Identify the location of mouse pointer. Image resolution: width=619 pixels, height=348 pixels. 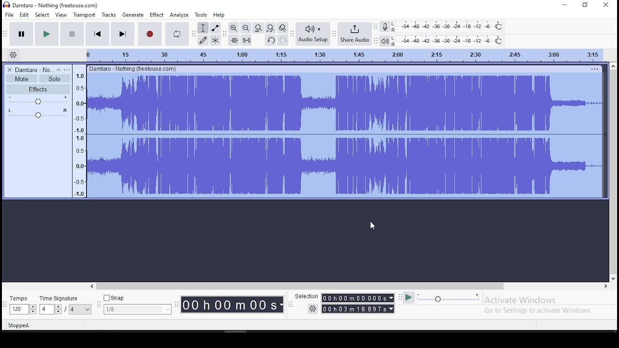
(373, 226).